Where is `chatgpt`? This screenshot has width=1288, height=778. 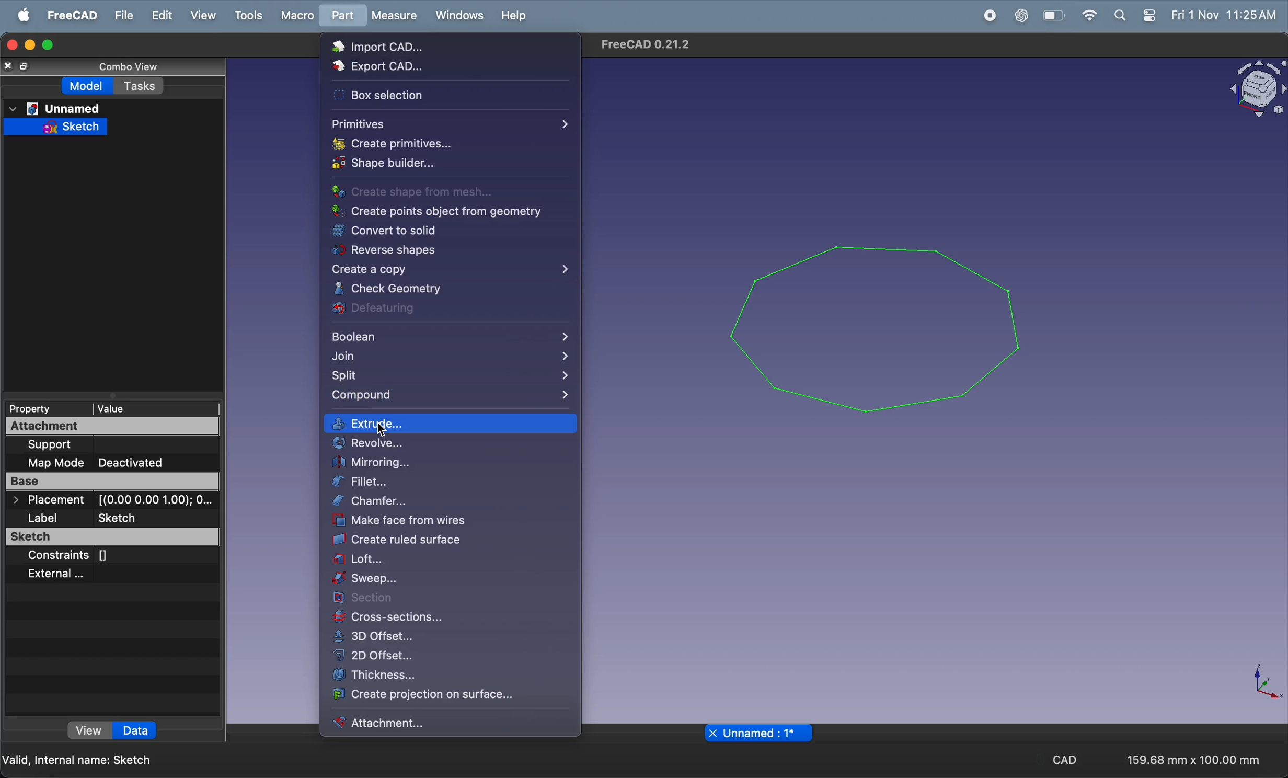 chatgpt is located at coordinates (1019, 16).